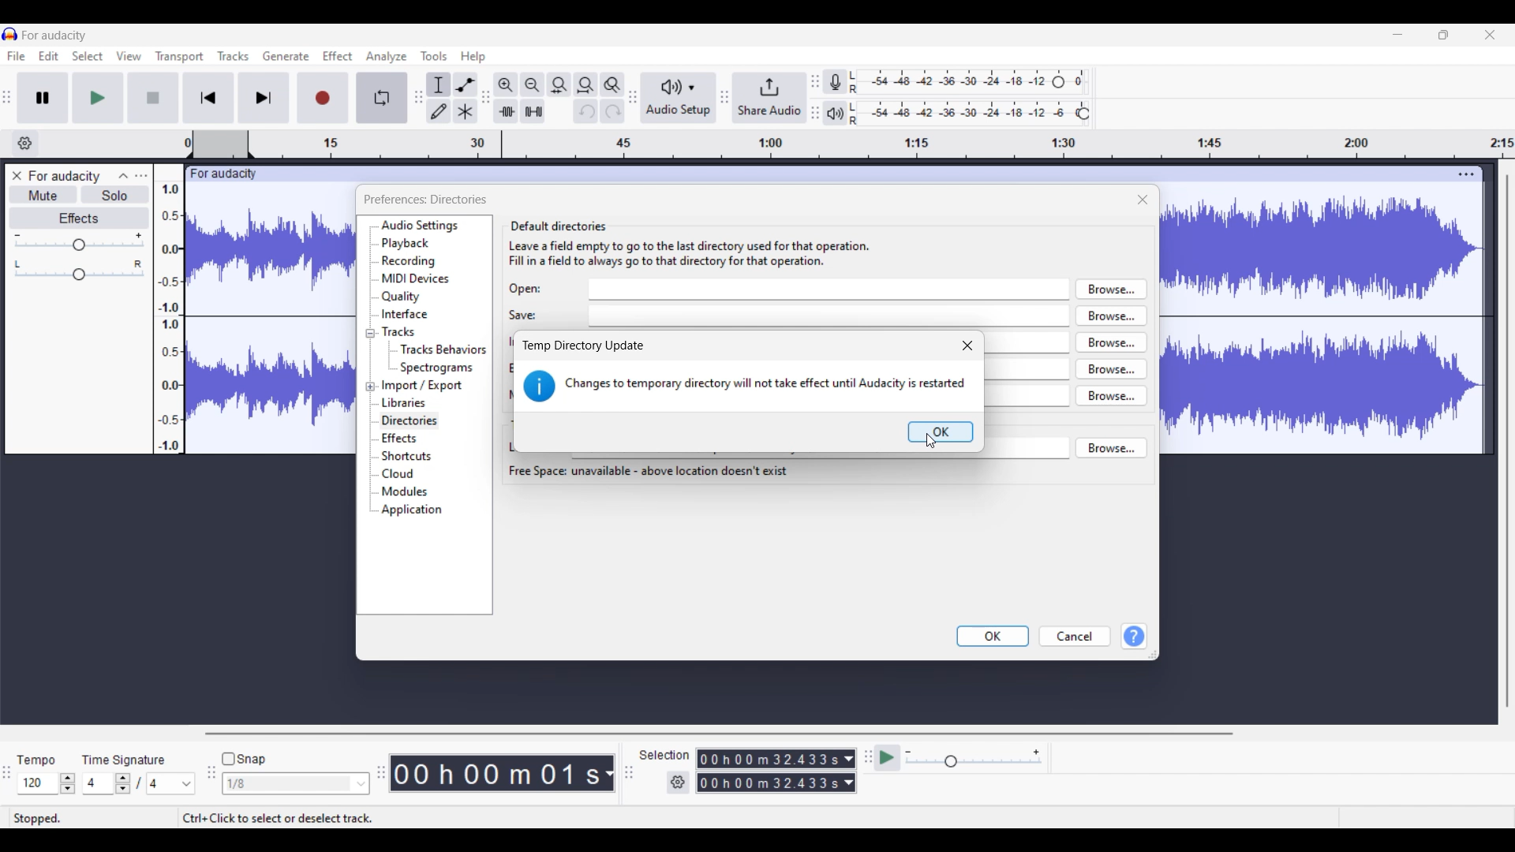  What do you see at coordinates (114, 195) in the screenshot?
I see `Solo` at bounding box center [114, 195].